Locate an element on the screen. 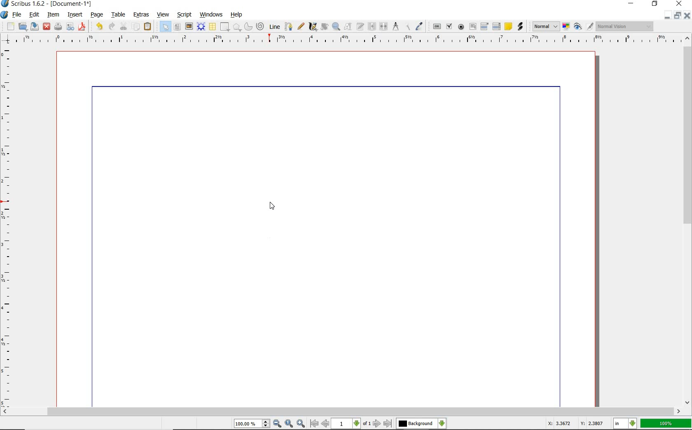 This screenshot has width=692, height=430. table is located at coordinates (119, 15).